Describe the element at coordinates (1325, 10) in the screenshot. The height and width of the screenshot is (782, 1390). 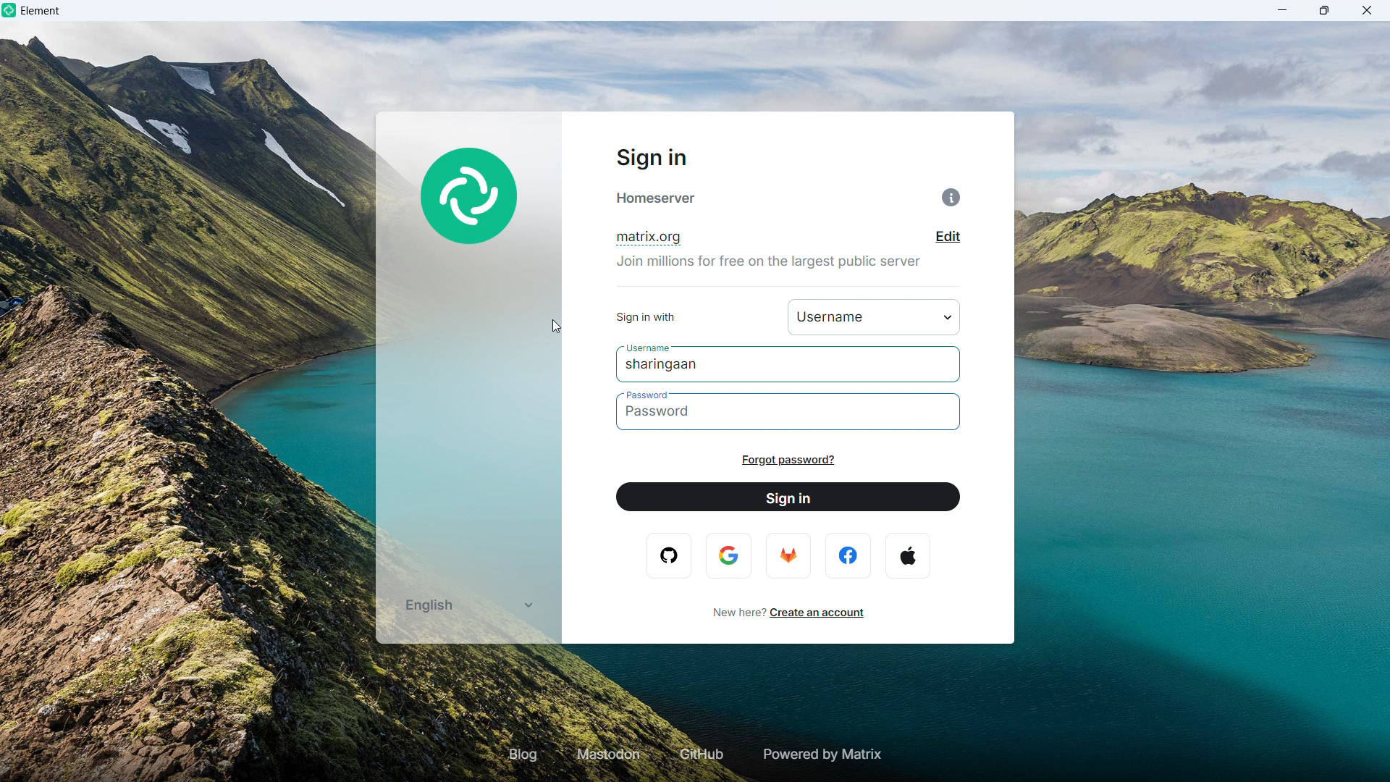
I see `maximize` at that location.